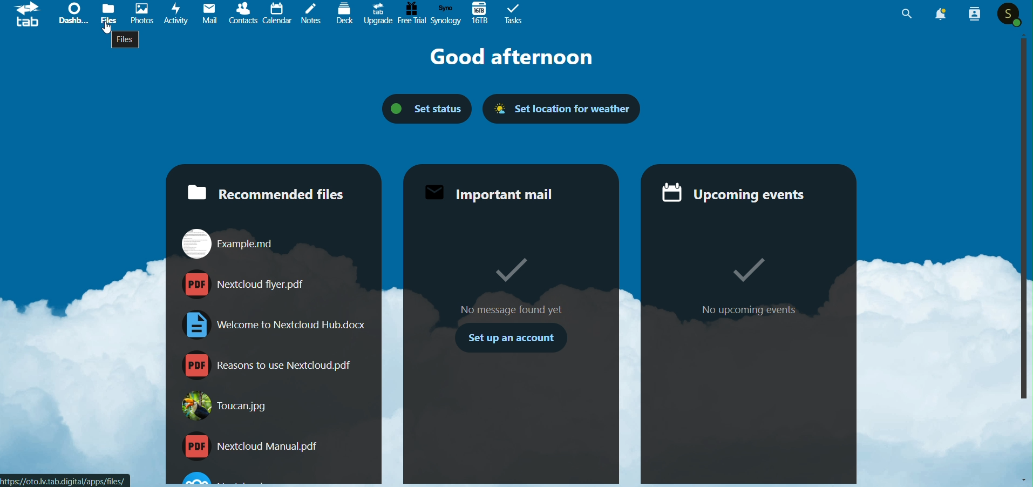 This screenshot has height=487, width=1033. What do you see at coordinates (973, 14) in the screenshot?
I see `Contacts` at bounding box center [973, 14].